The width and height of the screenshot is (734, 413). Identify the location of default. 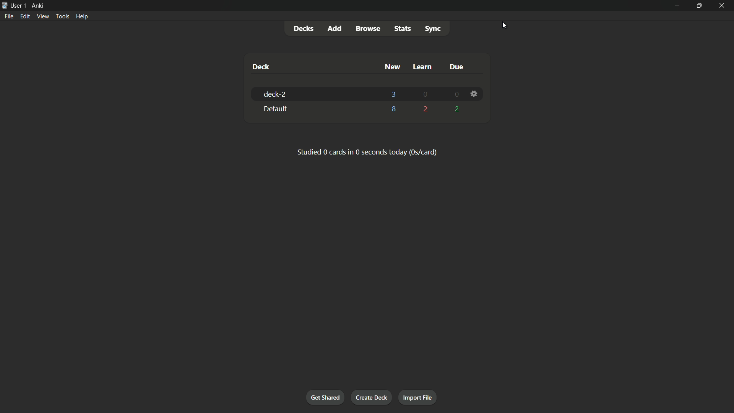
(274, 109).